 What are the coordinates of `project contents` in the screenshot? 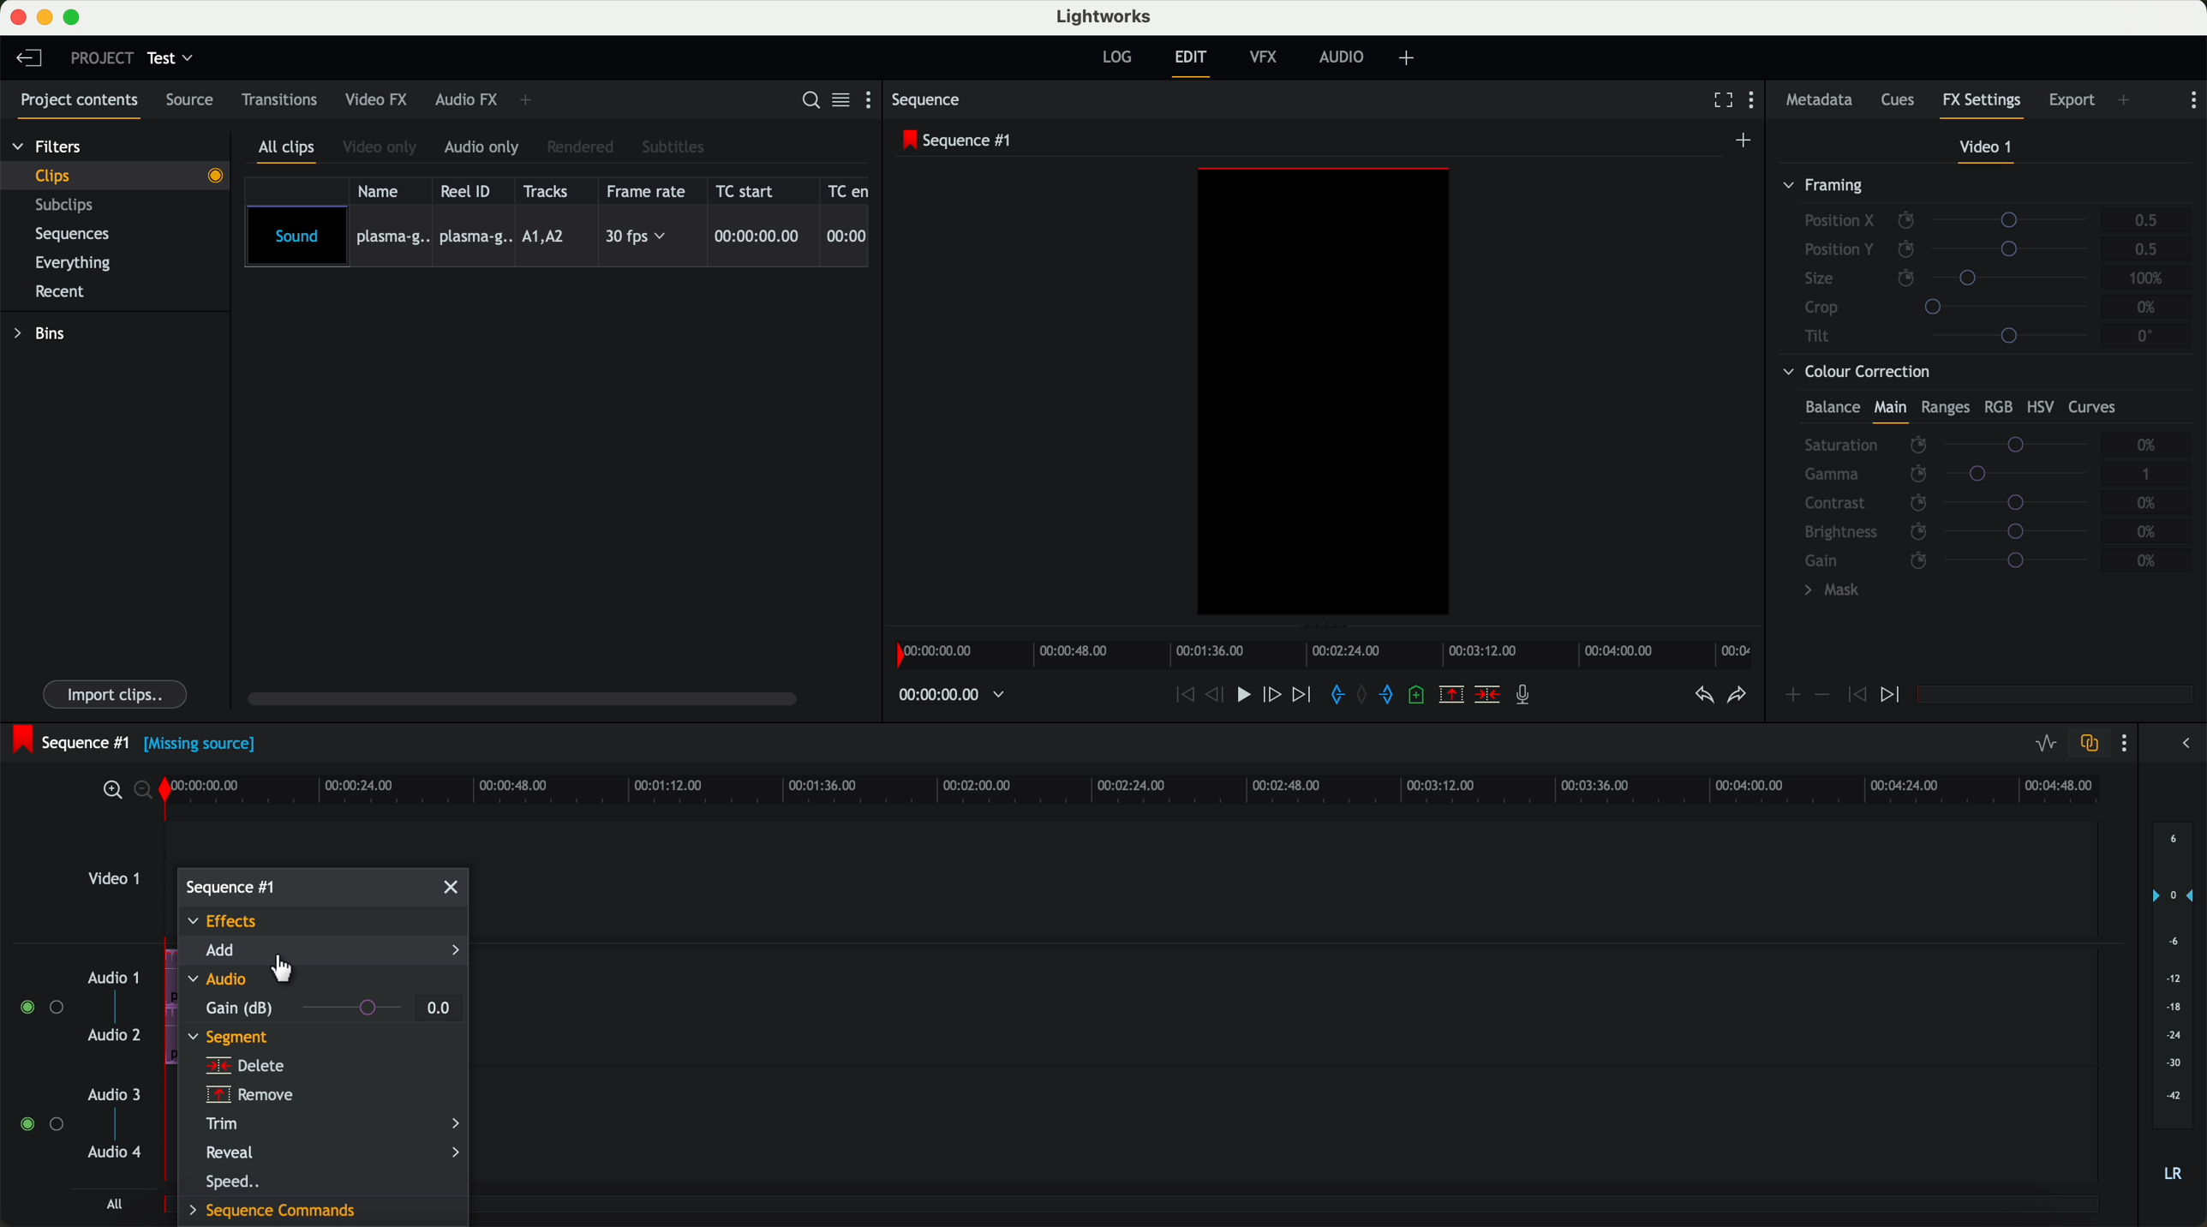 It's located at (75, 103).